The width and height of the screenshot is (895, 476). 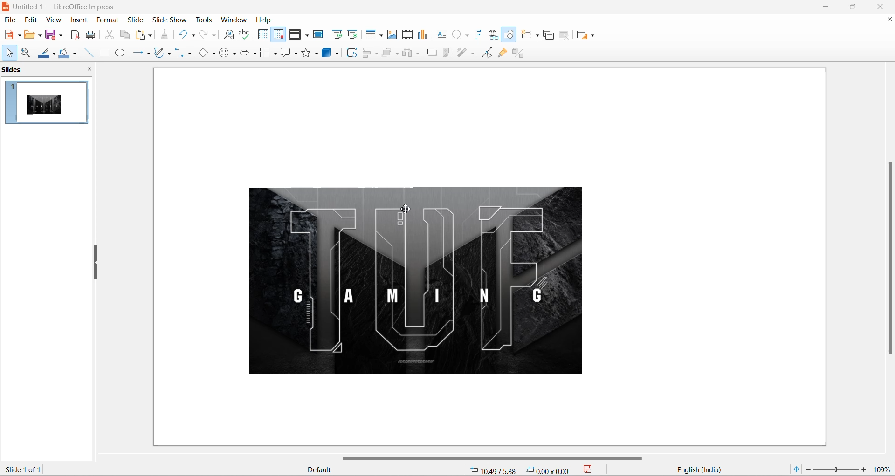 What do you see at coordinates (595, 36) in the screenshot?
I see `Slide layout options` at bounding box center [595, 36].